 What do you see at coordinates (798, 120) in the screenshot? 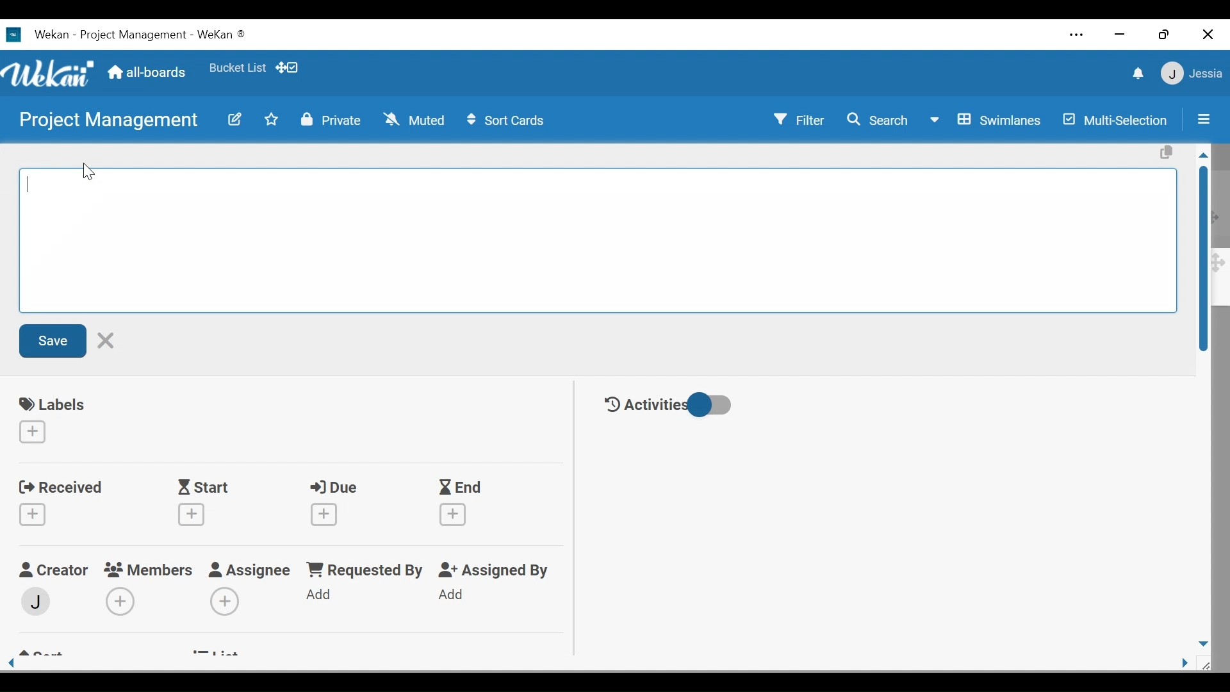
I see `Filter` at bounding box center [798, 120].